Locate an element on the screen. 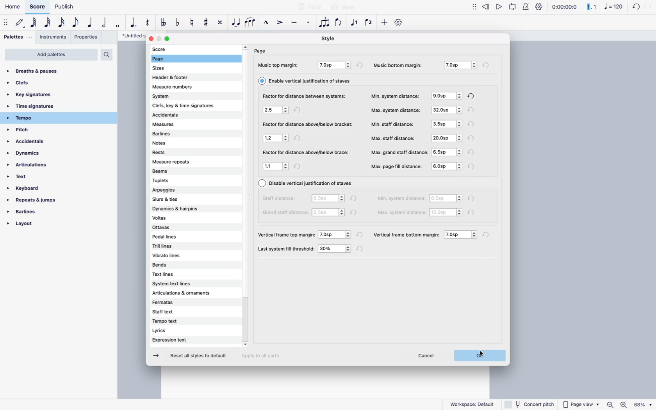 This screenshot has width=656, height=410. toggle sharp is located at coordinates (207, 22).